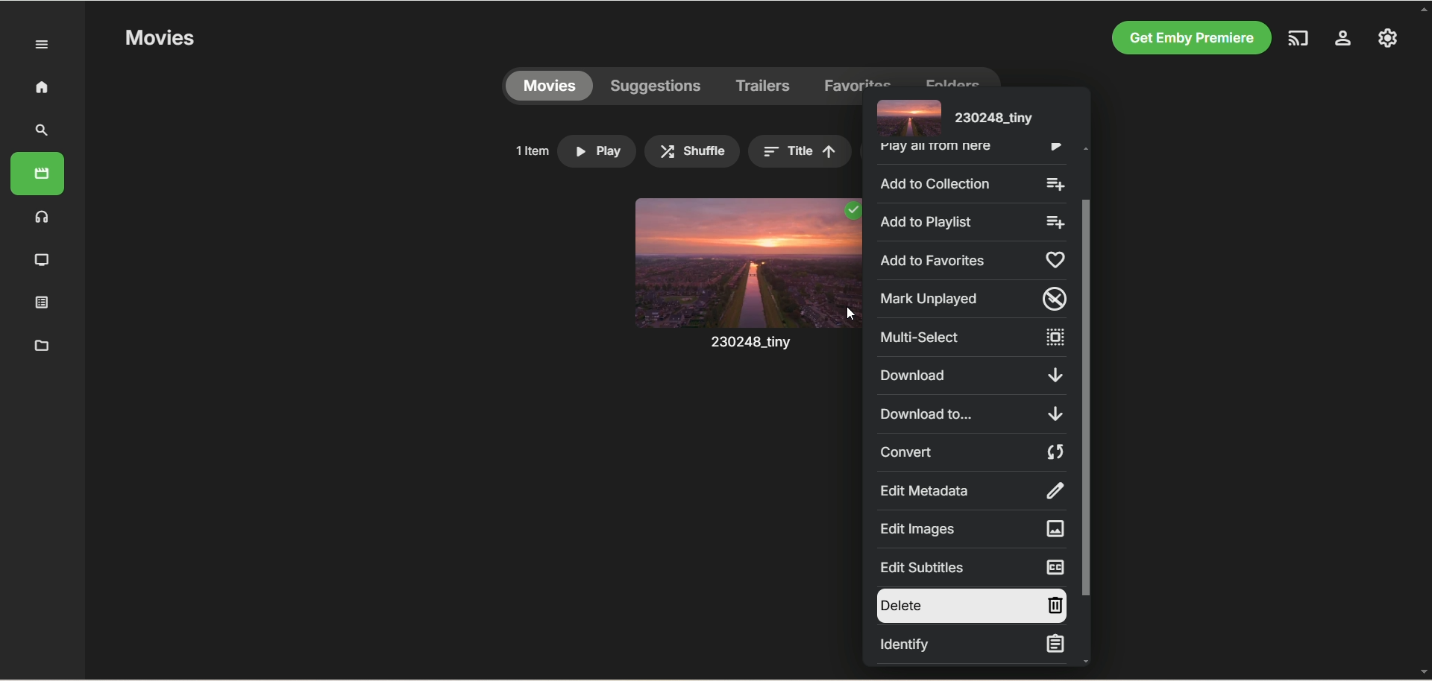  I want to click on manage emby  server, so click(1388, 37).